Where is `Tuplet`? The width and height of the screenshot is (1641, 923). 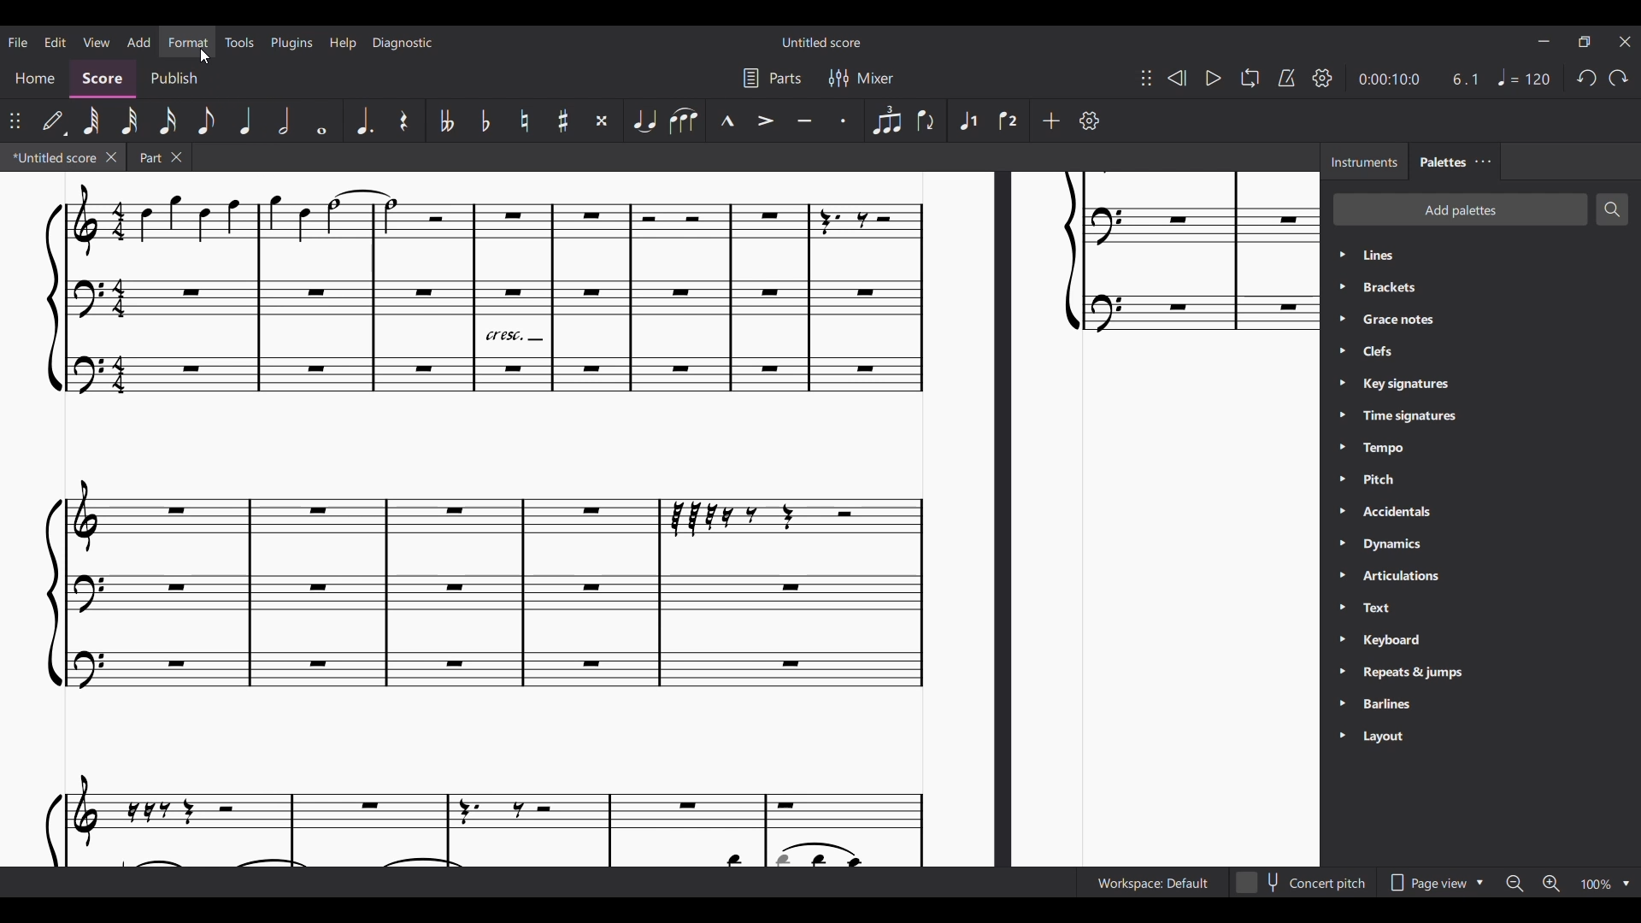
Tuplet is located at coordinates (886, 121).